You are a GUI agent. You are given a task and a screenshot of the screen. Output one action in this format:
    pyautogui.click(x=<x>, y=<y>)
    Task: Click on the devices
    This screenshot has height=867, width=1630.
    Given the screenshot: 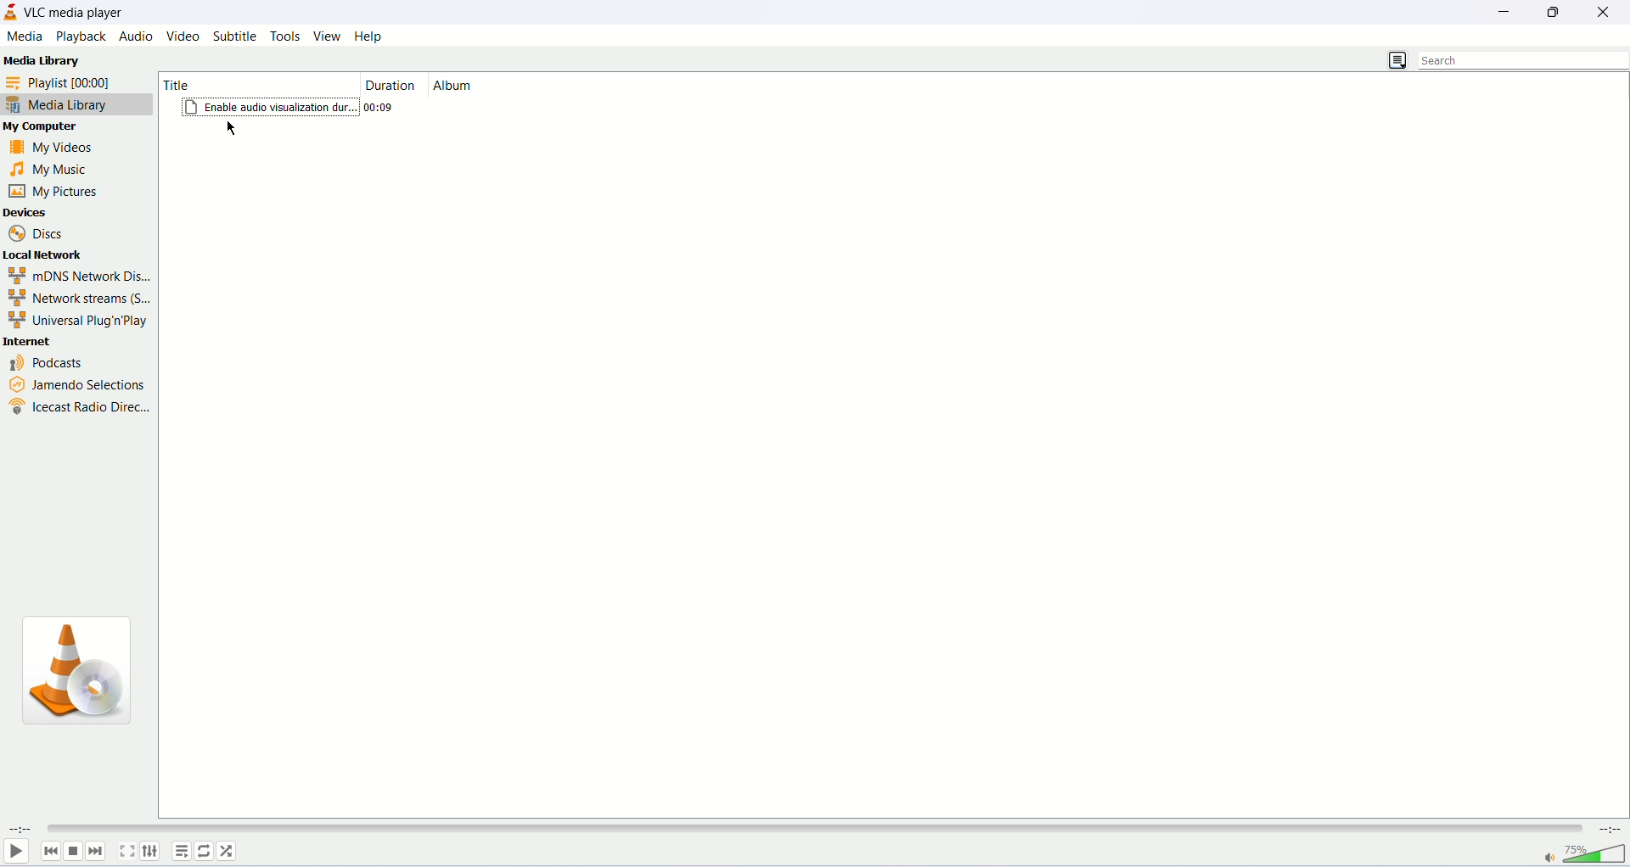 What is the action you would take?
    pyautogui.click(x=60, y=211)
    